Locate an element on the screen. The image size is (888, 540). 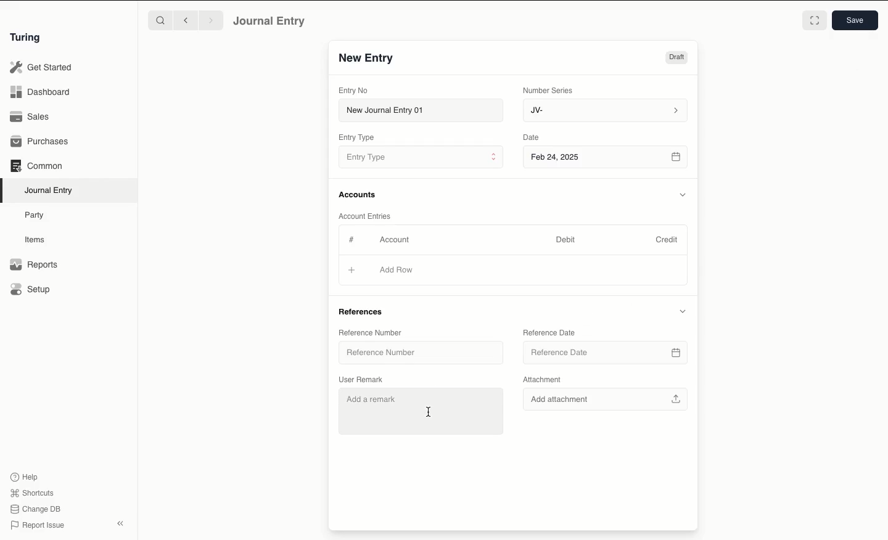
Journal Entry is located at coordinates (49, 191).